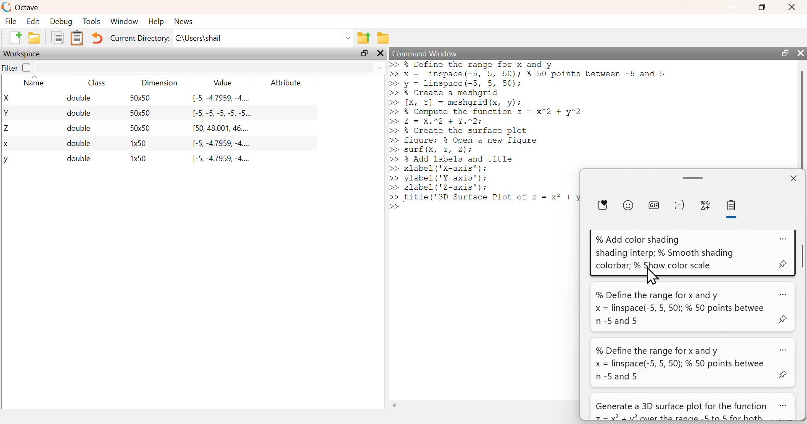 This screenshot has width=807, height=424. Describe the element at coordinates (694, 178) in the screenshot. I see `scroll bar` at that location.